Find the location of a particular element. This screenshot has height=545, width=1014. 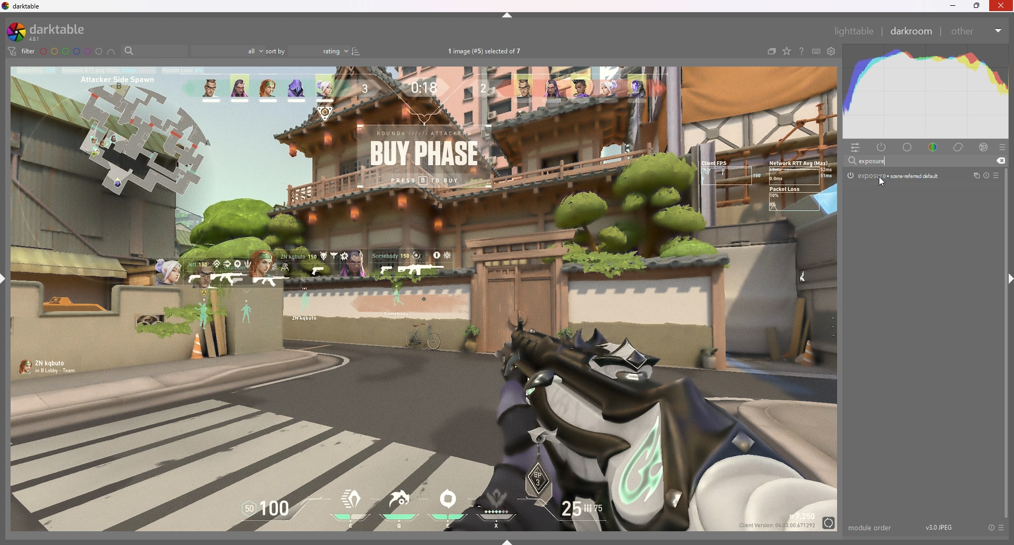

reverse sort is located at coordinates (356, 51).